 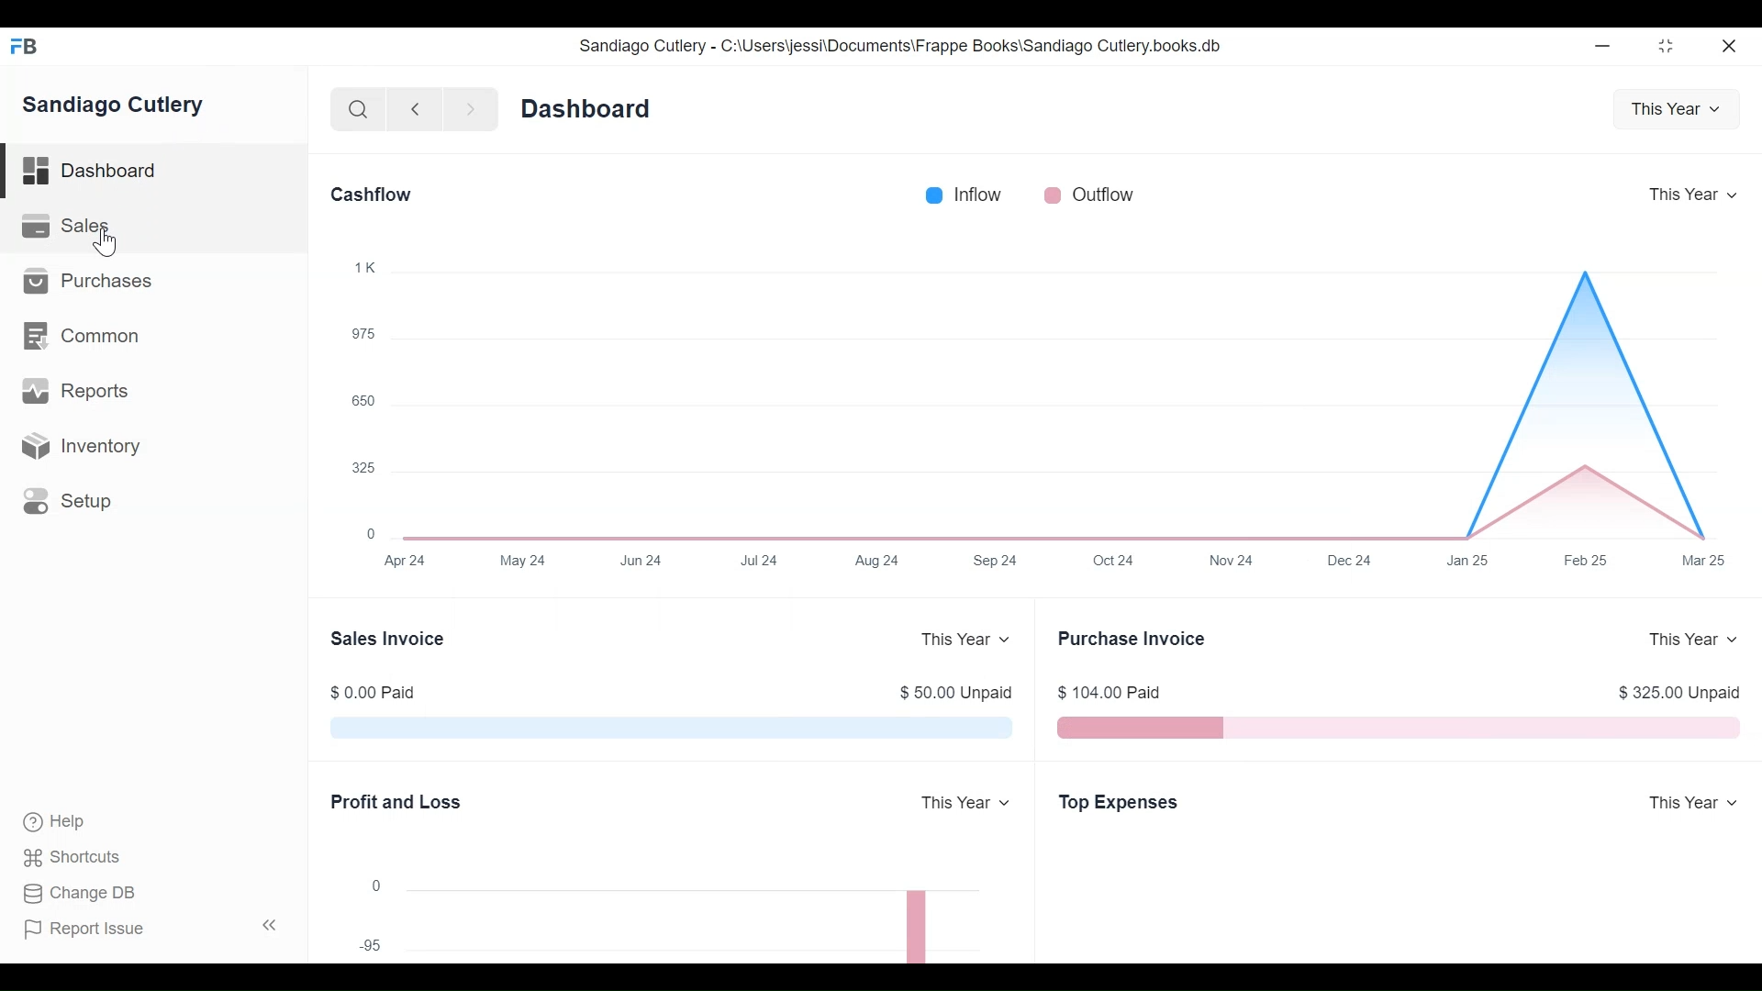 I want to click on backward, so click(x=416, y=109).